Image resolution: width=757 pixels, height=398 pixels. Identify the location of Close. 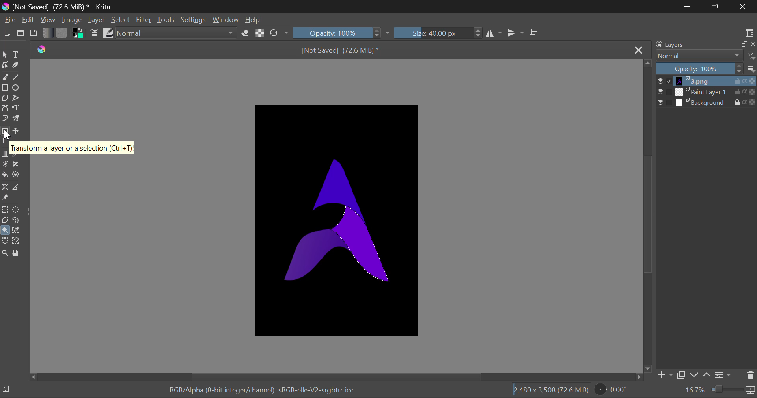
(743, 7).